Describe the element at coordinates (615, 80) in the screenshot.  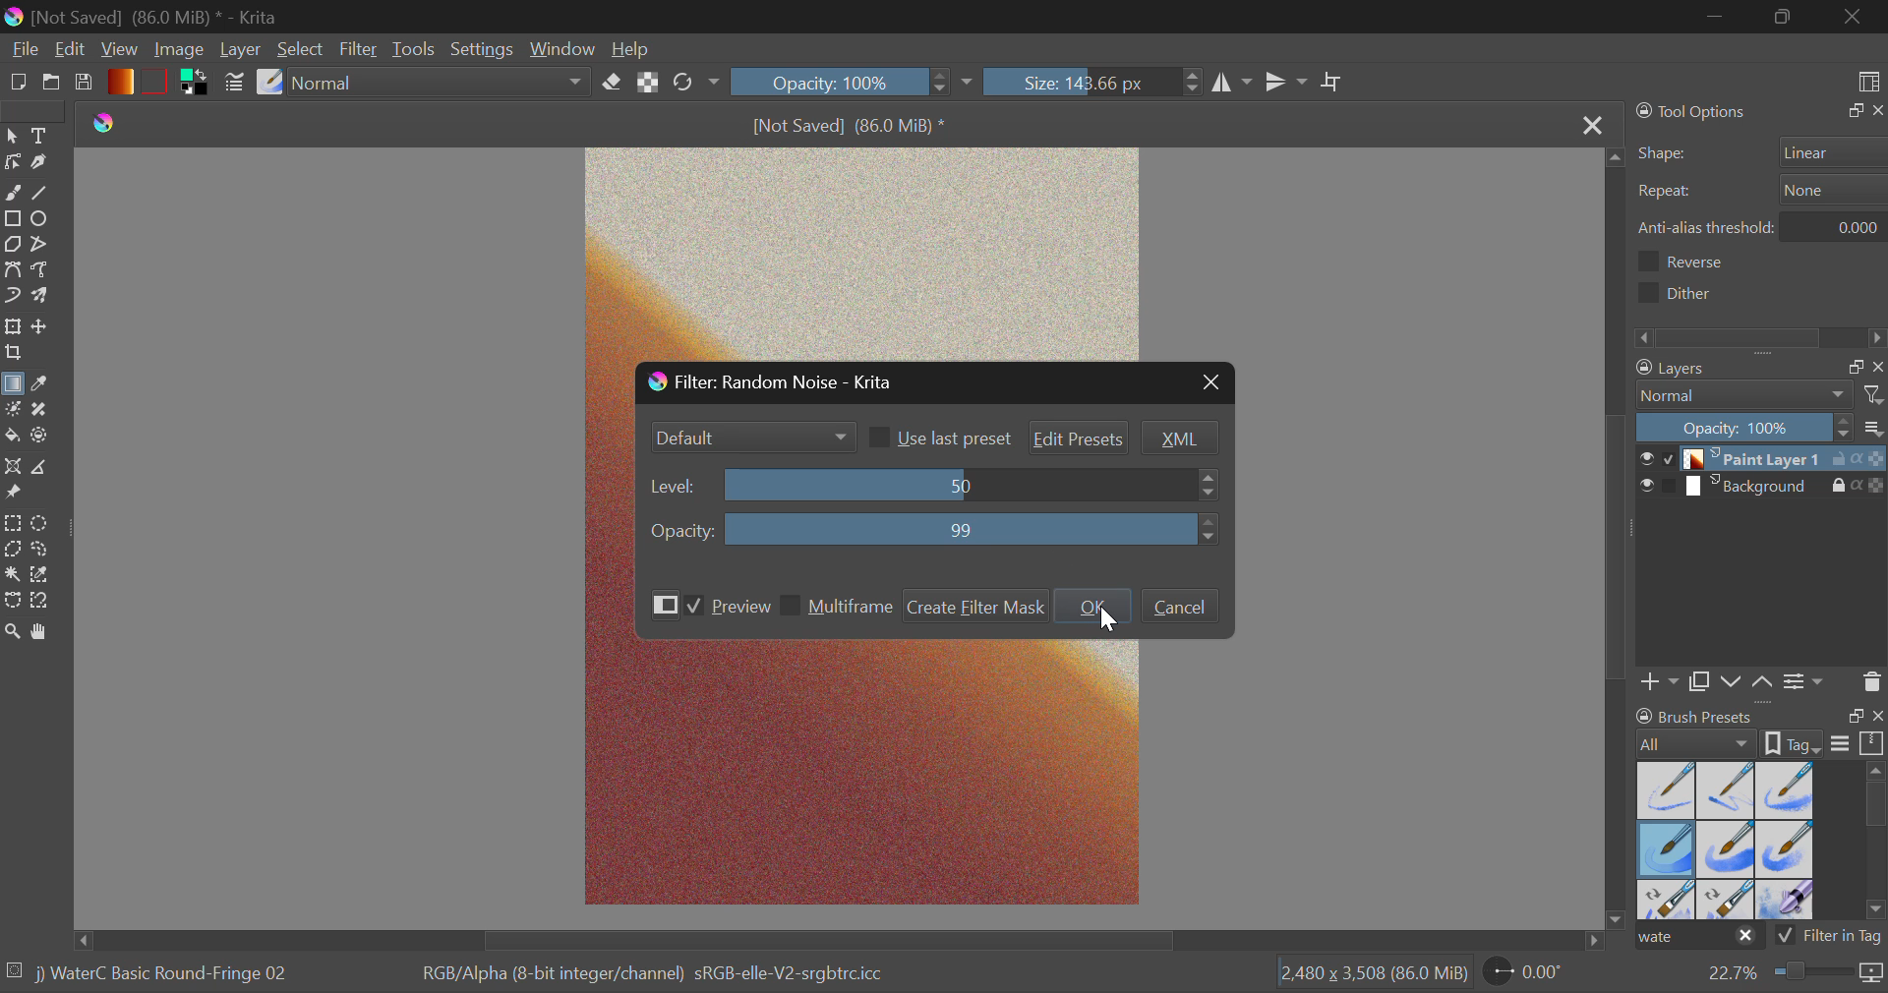
I see `Eraser` at that location.